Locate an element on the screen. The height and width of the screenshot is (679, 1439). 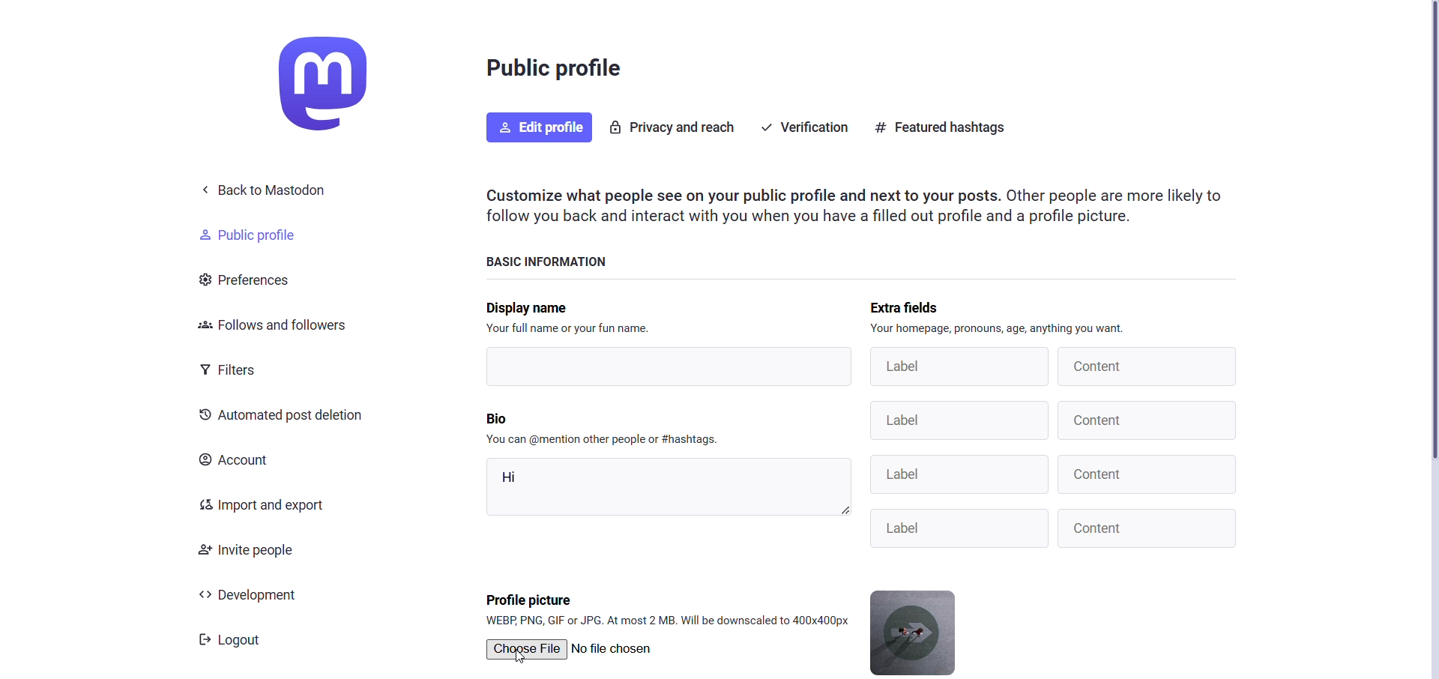
format supported is located at coordinates (667, 621).